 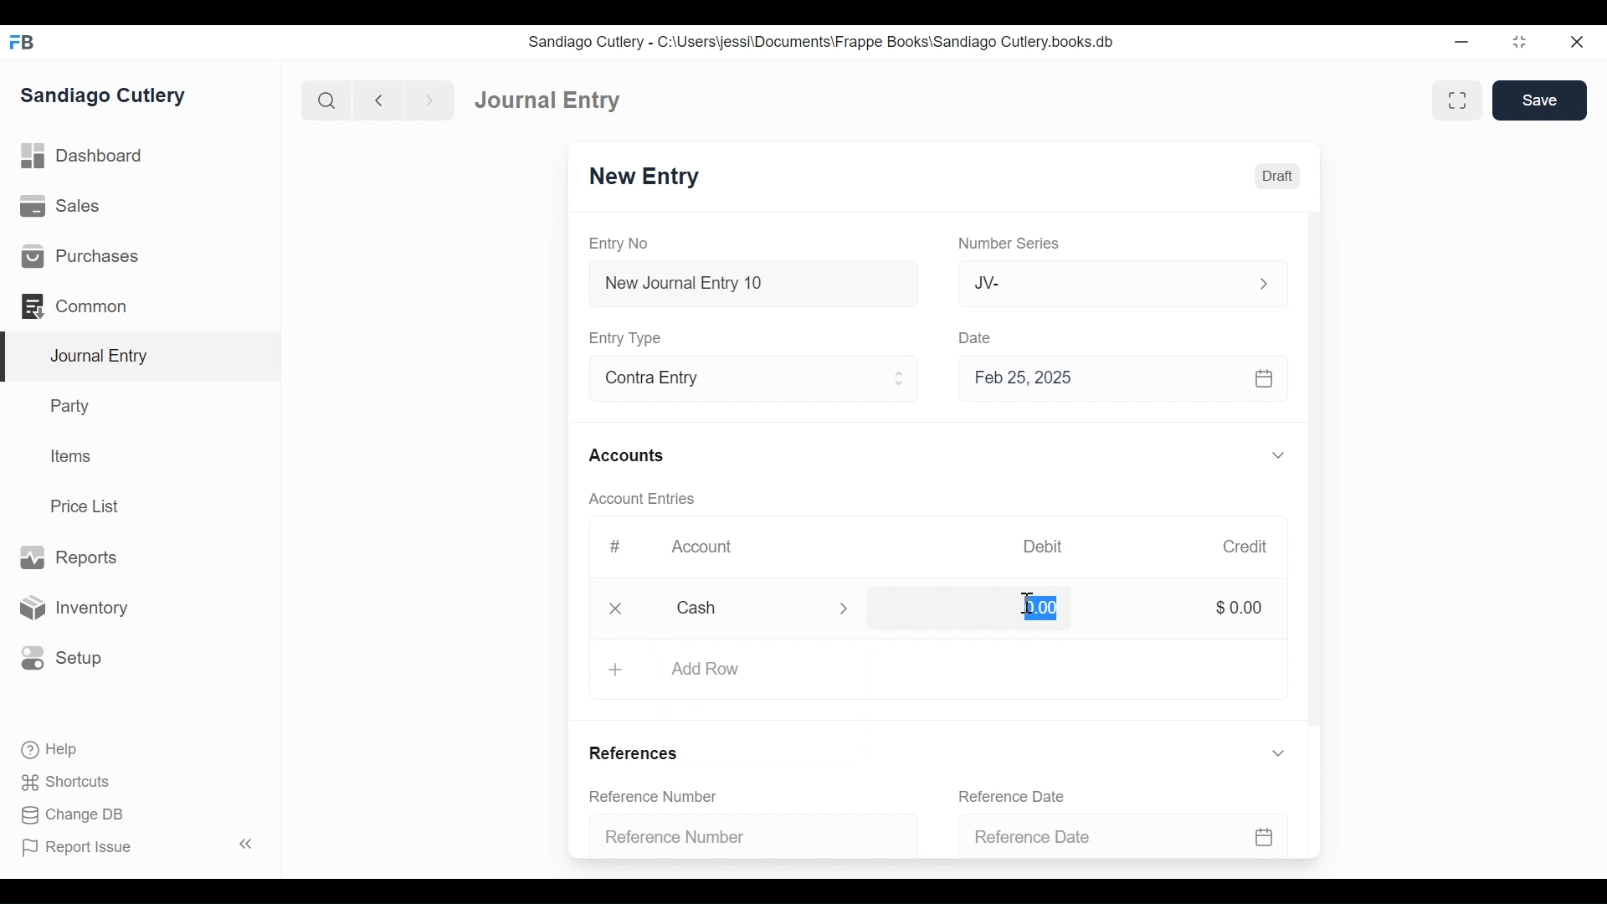 I want to click on Accounts, so click(x=629, y=455).